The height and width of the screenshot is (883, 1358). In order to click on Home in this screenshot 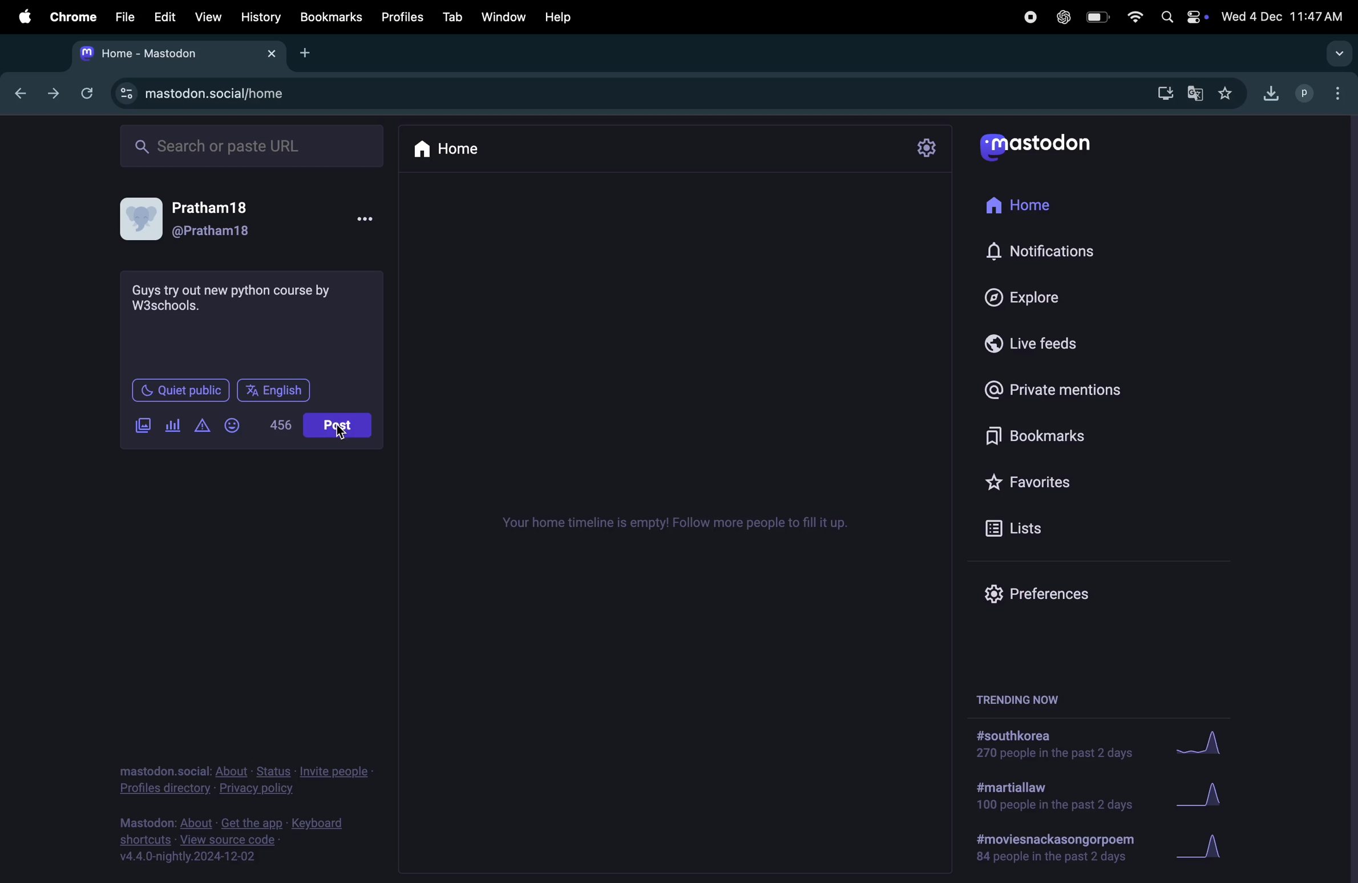, I will do `click(456, 152)`.